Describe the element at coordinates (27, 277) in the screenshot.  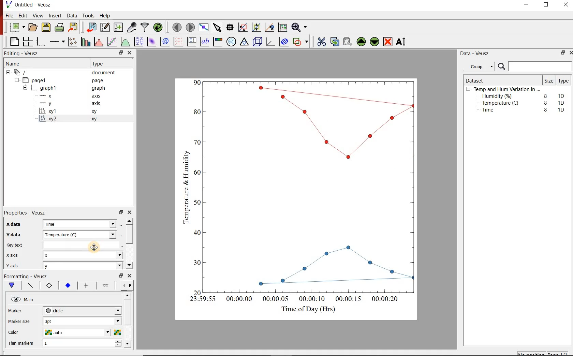
I see `Formatting - Veusz` at that location.